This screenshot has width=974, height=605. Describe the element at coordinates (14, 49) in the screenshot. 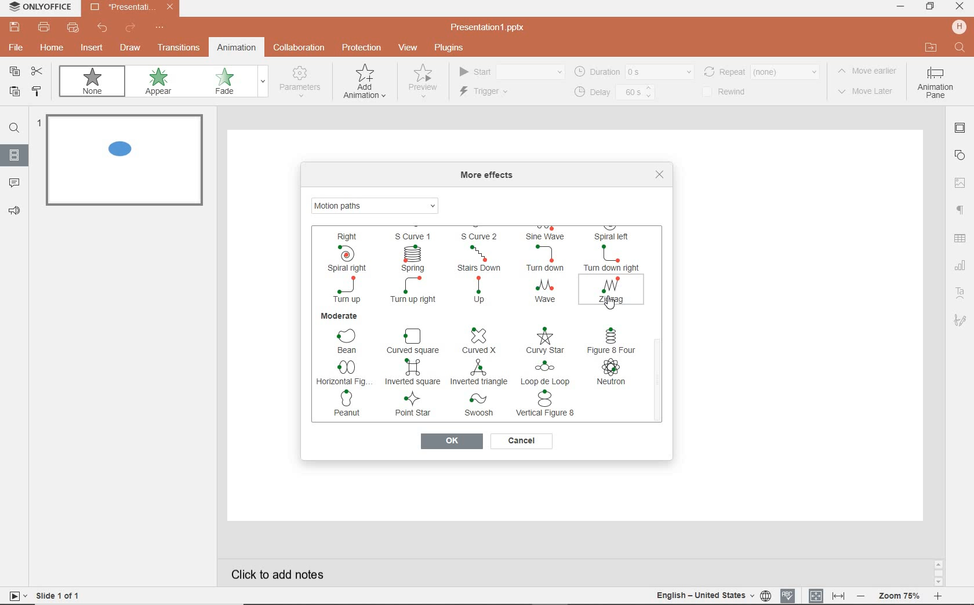

I see `file` at that location.